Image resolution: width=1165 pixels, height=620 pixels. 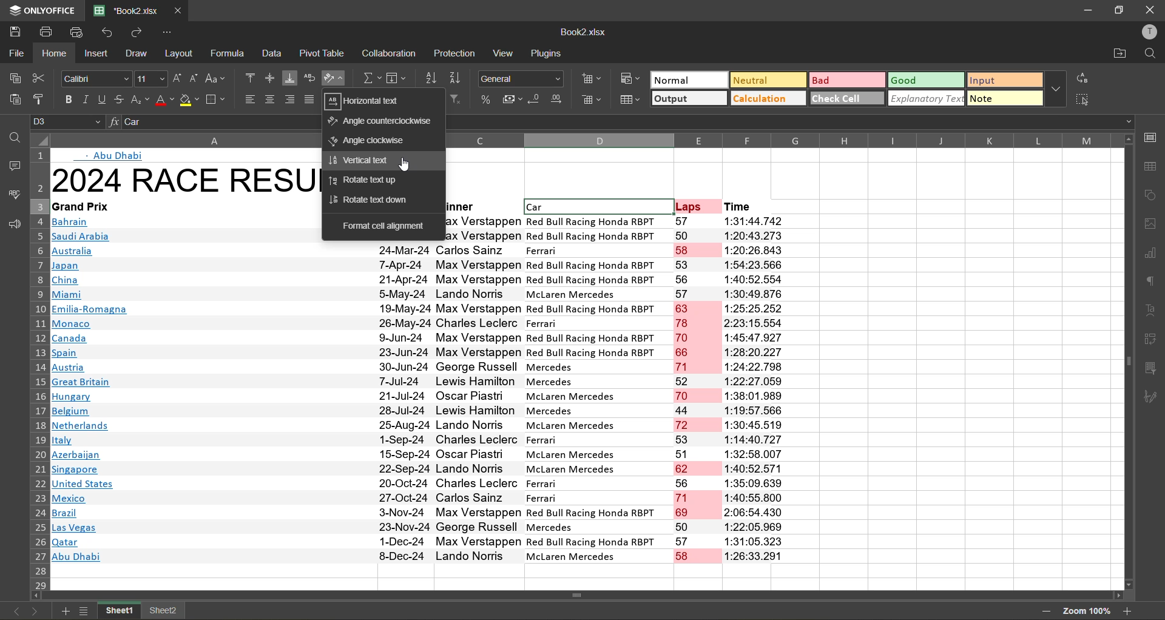 What do you see at coordinates (1007, 98) in the screenshot?
I see `note` at bounding box center [1007, 98].